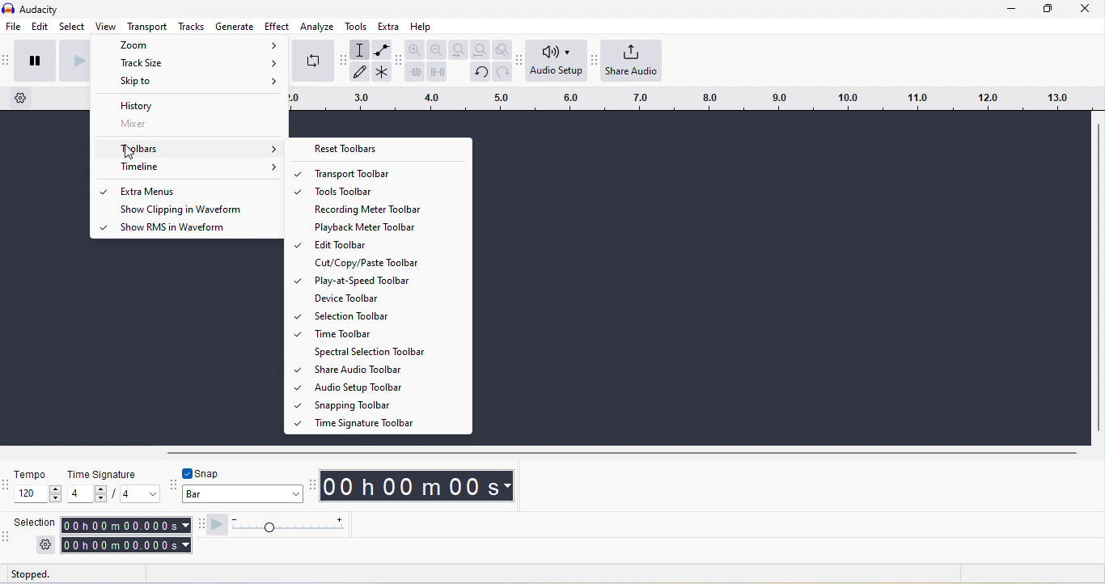  I want to click on zoom in, so click(415, 49).